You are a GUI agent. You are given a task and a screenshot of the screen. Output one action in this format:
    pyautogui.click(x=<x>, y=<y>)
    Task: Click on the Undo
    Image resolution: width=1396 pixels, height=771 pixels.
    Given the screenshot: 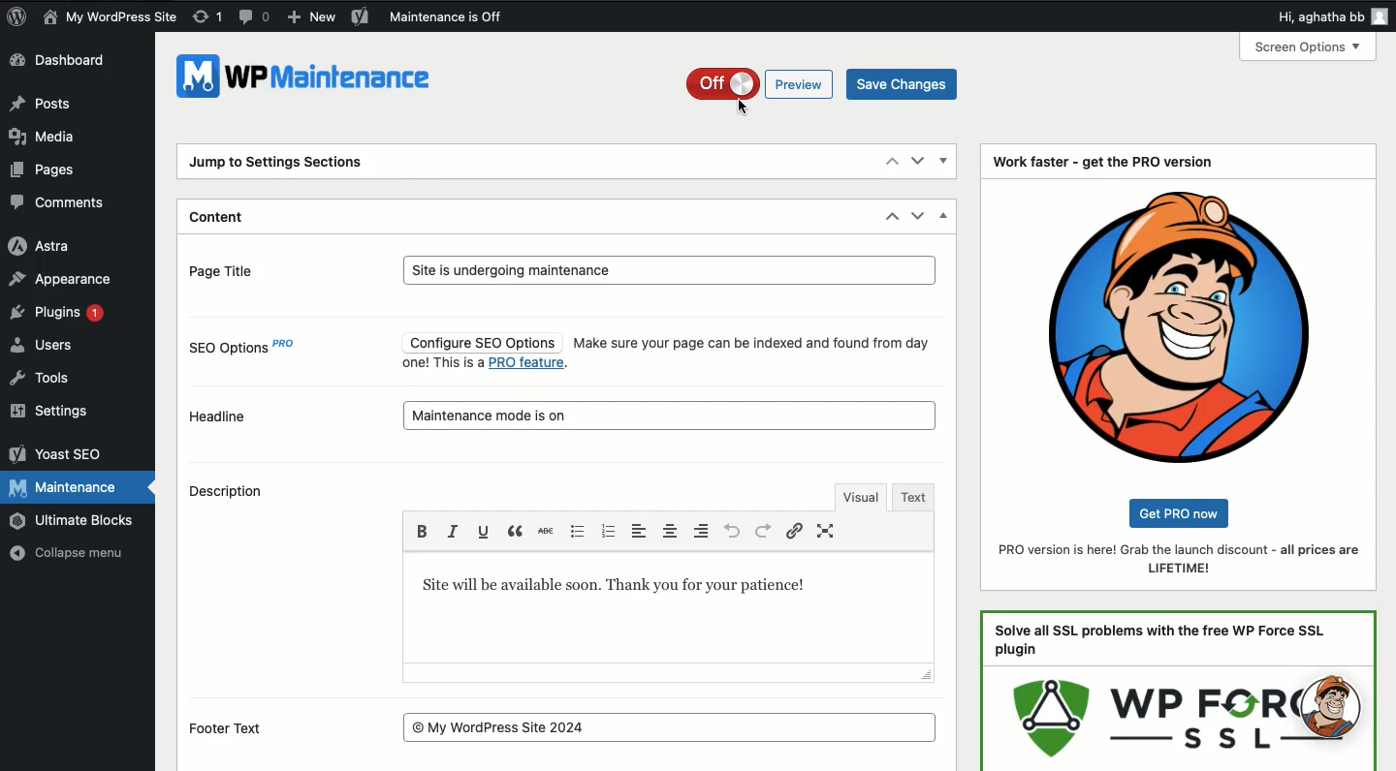 What is the action you would take?
    pyautogui.click(x=732, y=531)
    